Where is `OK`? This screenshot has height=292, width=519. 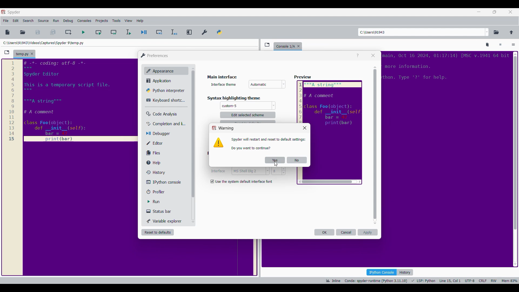 OK is located at coordinates (324, 232).